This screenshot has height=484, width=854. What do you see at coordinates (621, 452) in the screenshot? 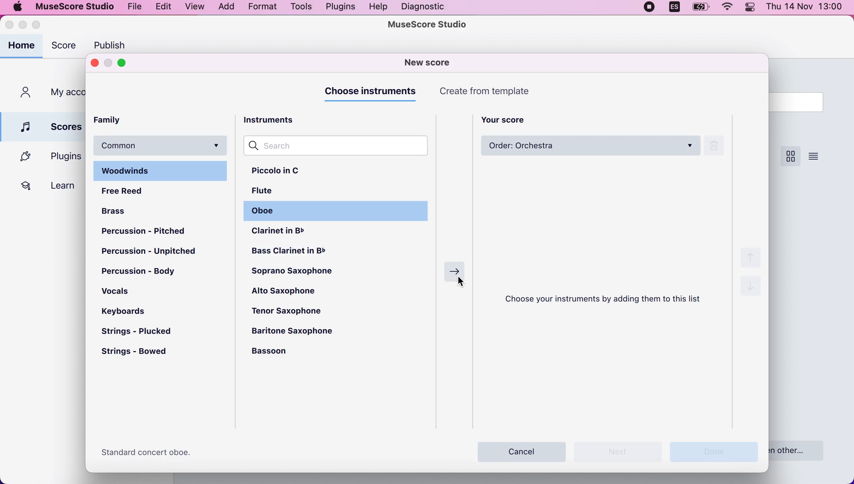
I see `next` at bounding box center [621, 452].